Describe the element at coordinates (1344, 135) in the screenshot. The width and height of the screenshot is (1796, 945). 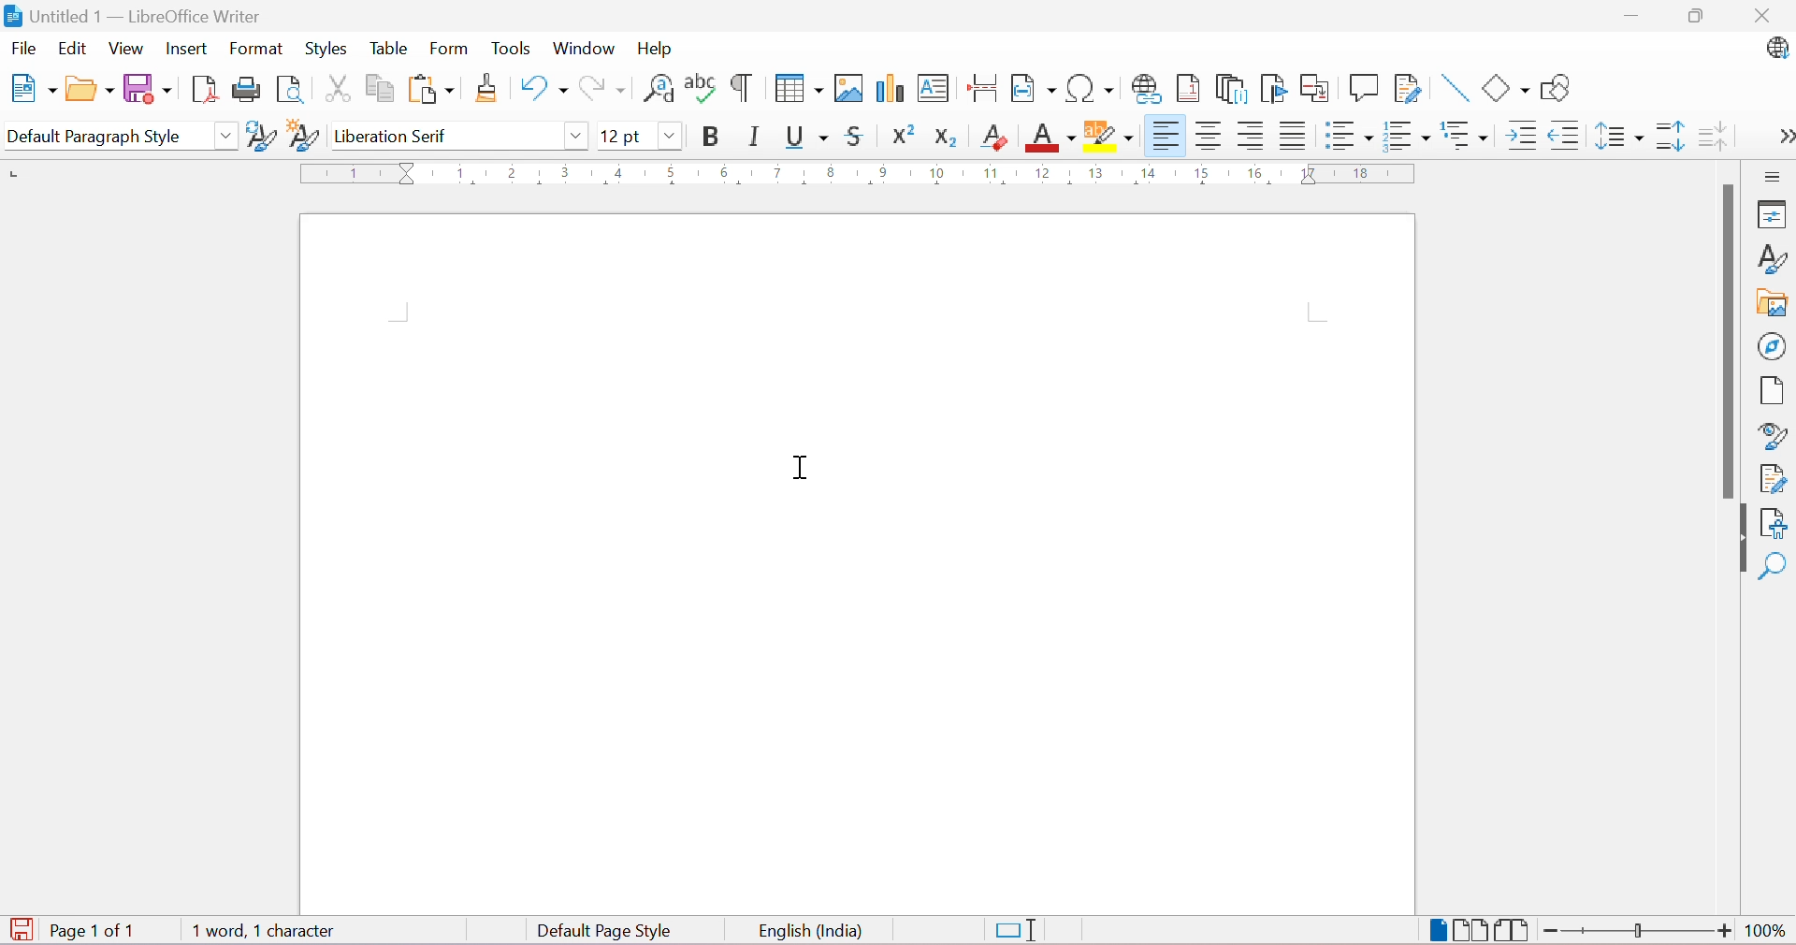
I see `Toggle Unordered List` at that location.